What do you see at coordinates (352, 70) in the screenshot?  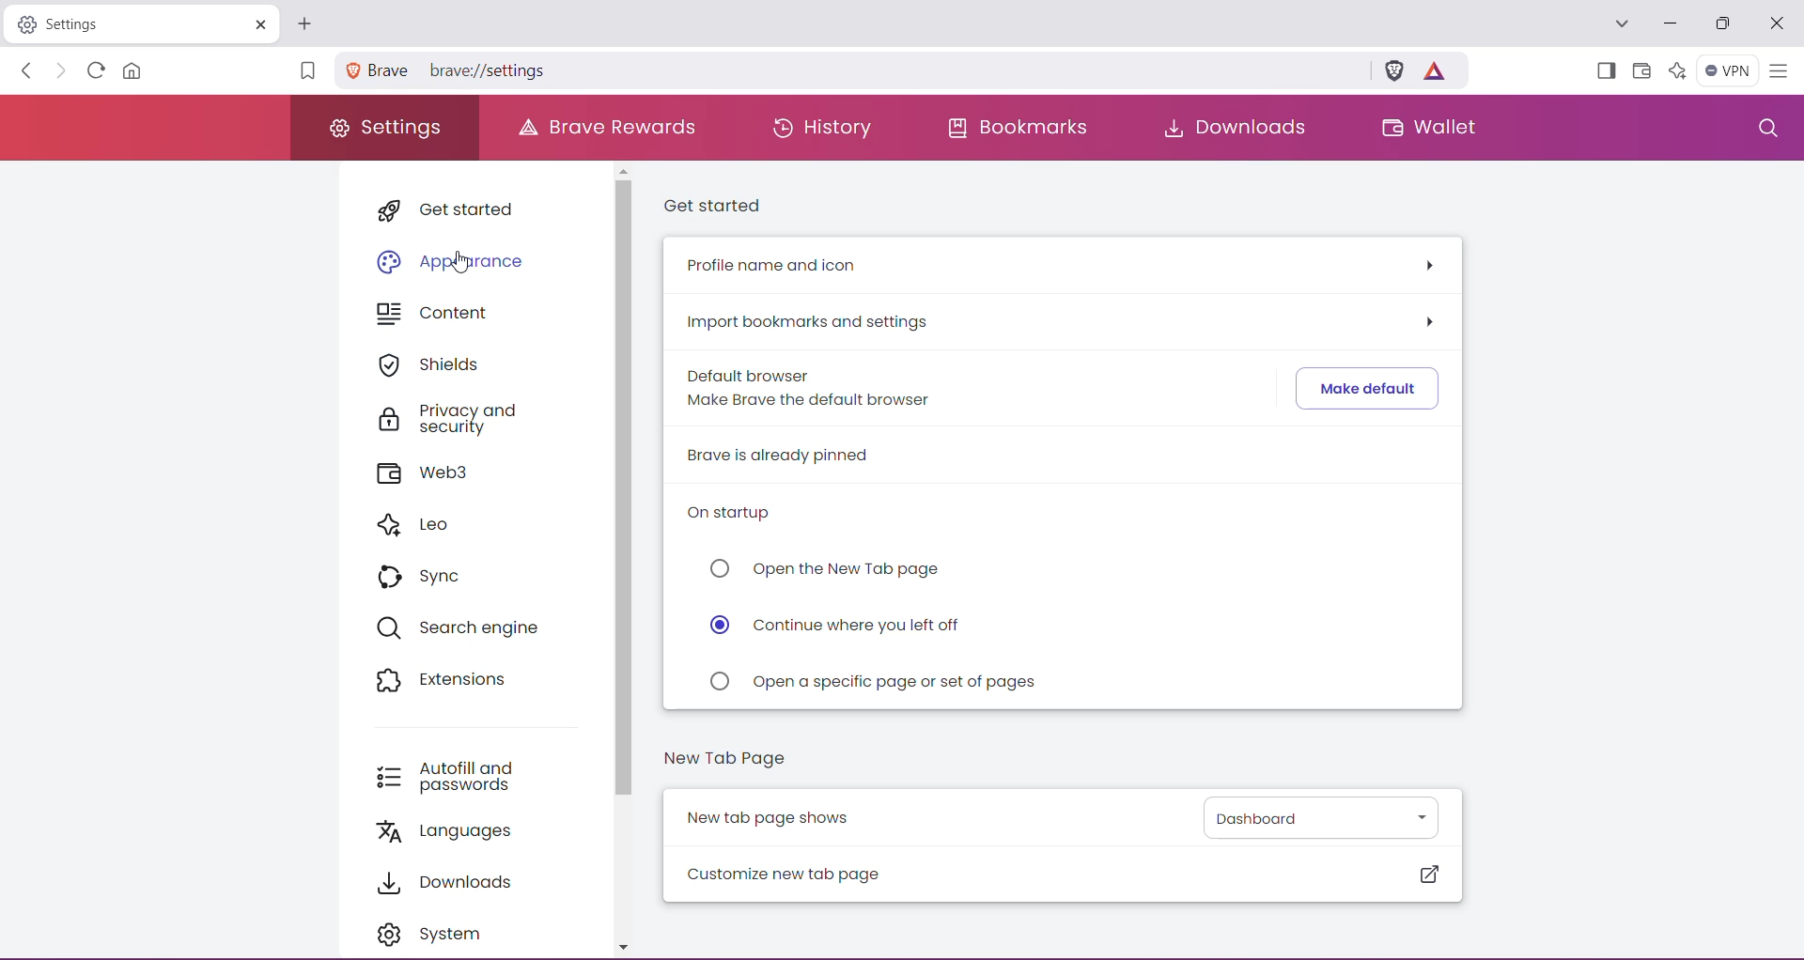 I see `Site Information` at bounding box center [352, 70].